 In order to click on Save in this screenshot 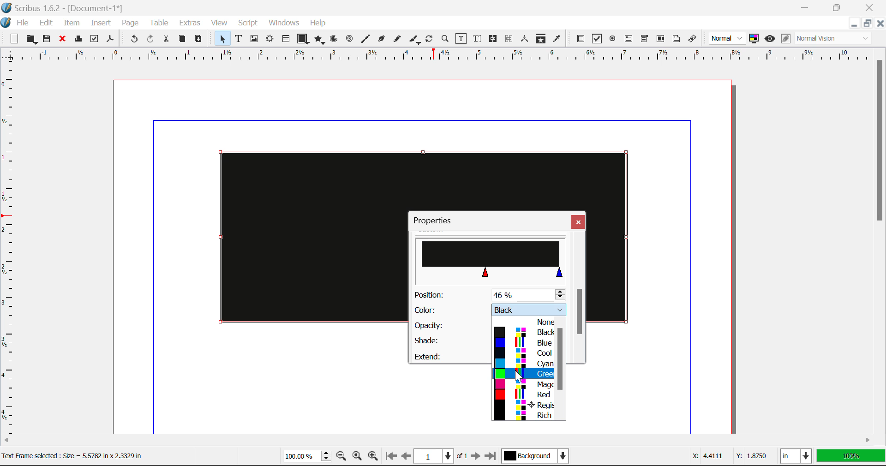, I will do `click(48, 39)`.